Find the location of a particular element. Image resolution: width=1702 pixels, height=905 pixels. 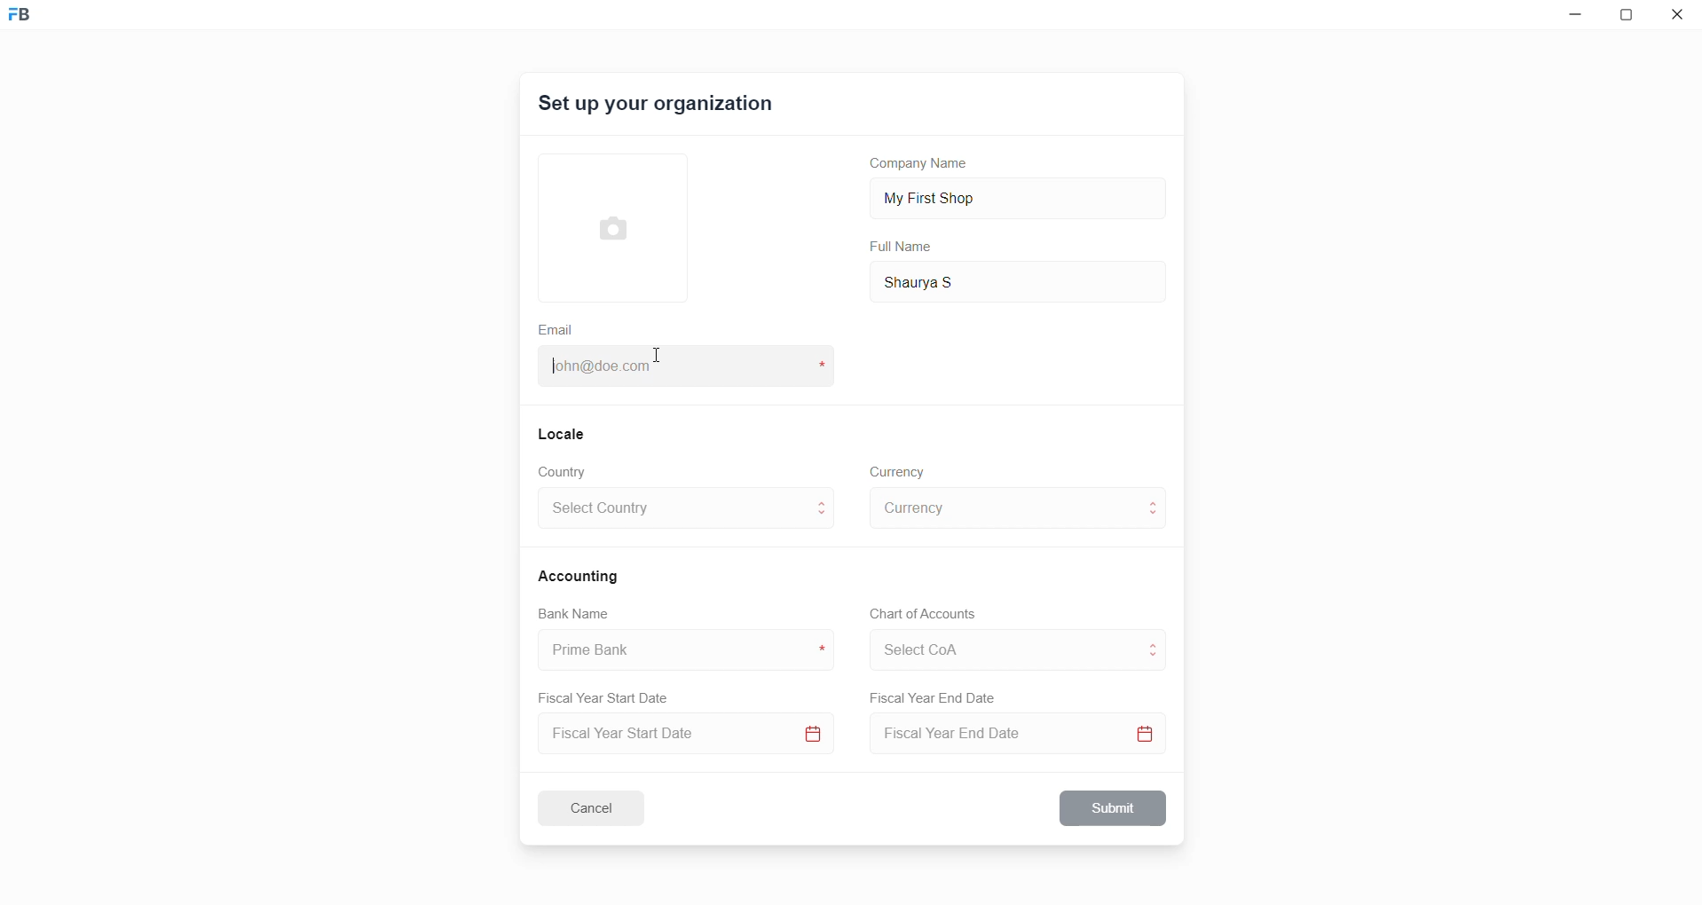

select currency is located at coordinates (1003, 507).